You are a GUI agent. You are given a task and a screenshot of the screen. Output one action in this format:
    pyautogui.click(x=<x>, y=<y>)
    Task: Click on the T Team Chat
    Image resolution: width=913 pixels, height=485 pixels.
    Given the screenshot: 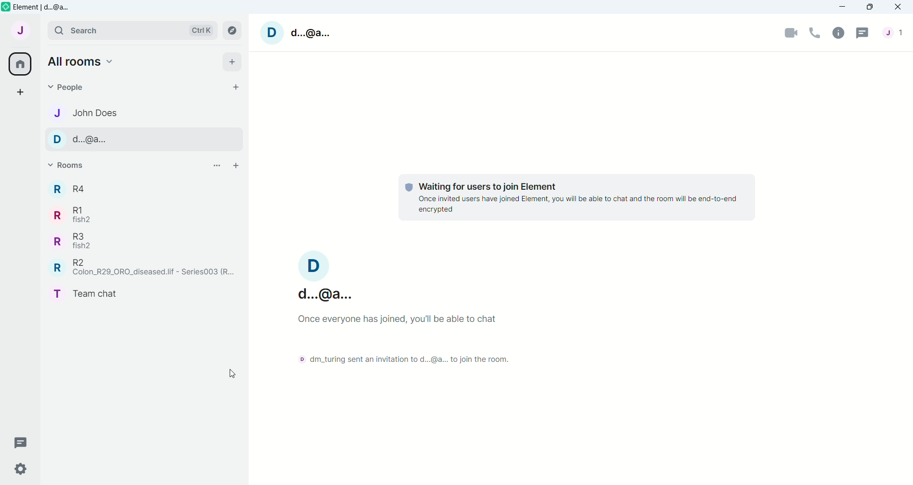 What is the action you would take?
    pyautogui.click(x=88, y=292)
    